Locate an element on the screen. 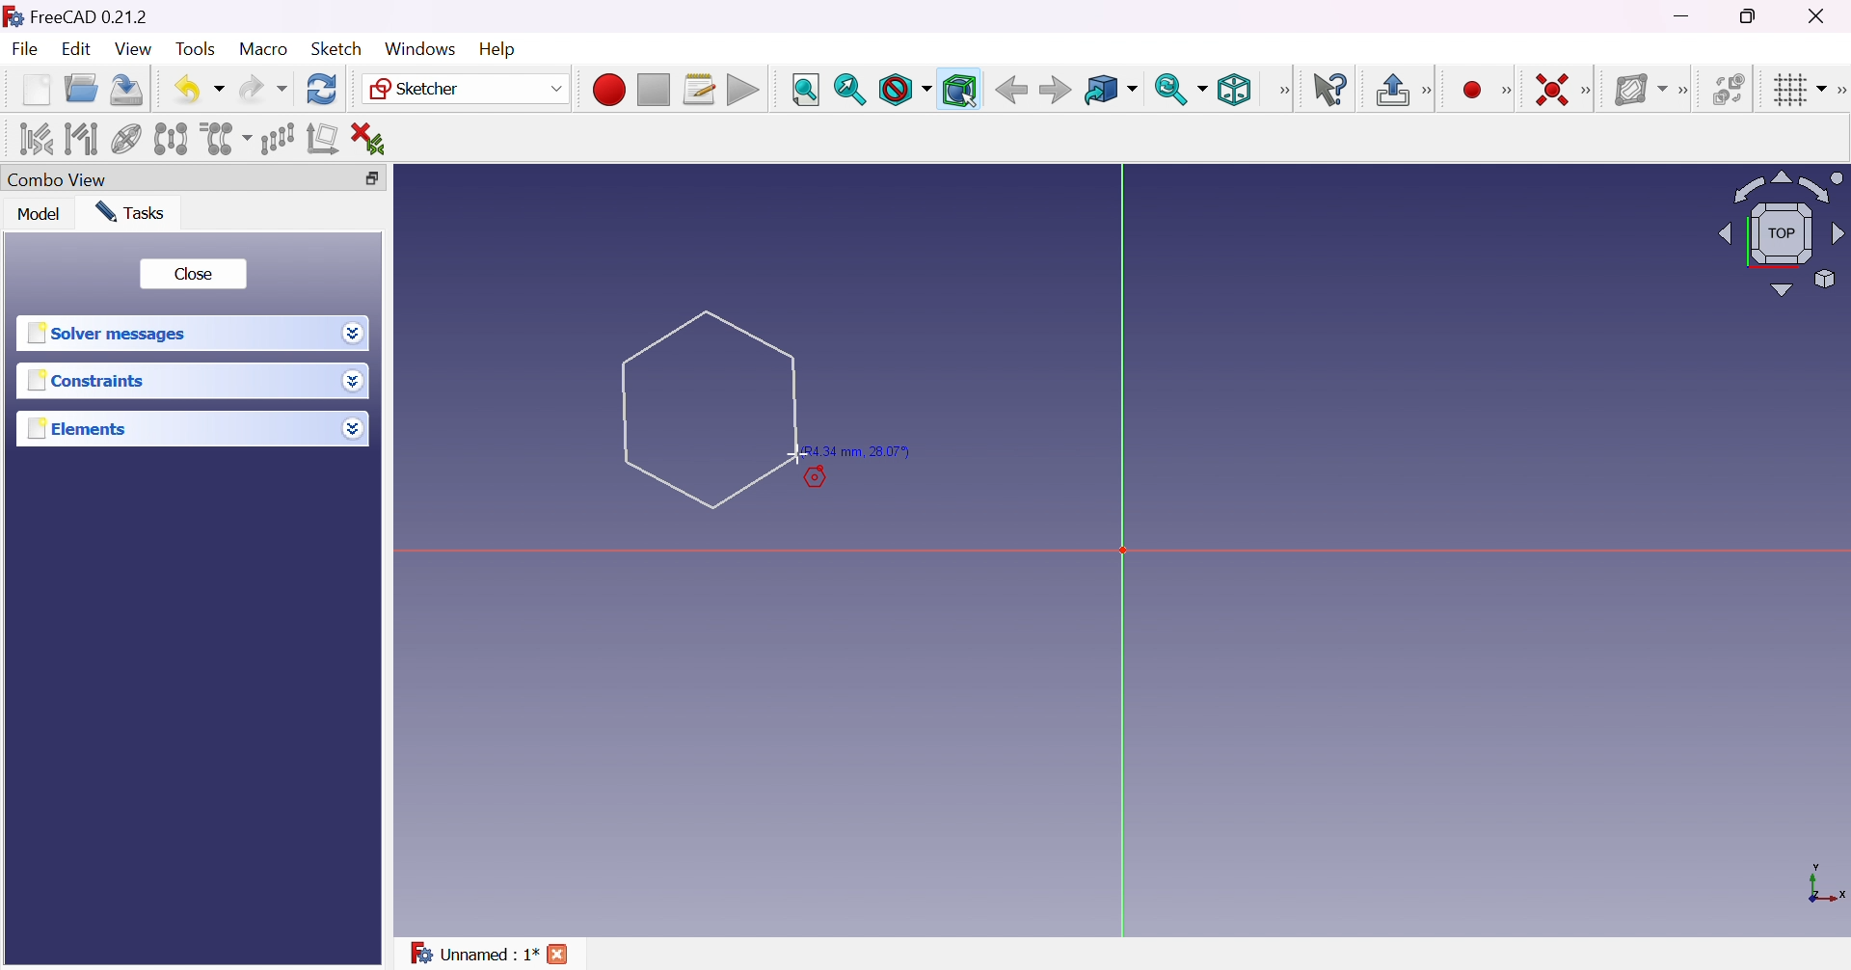 Image resolution: width=1851 pixels, height=970 pixels. Open is located at coordinates (81, 89).